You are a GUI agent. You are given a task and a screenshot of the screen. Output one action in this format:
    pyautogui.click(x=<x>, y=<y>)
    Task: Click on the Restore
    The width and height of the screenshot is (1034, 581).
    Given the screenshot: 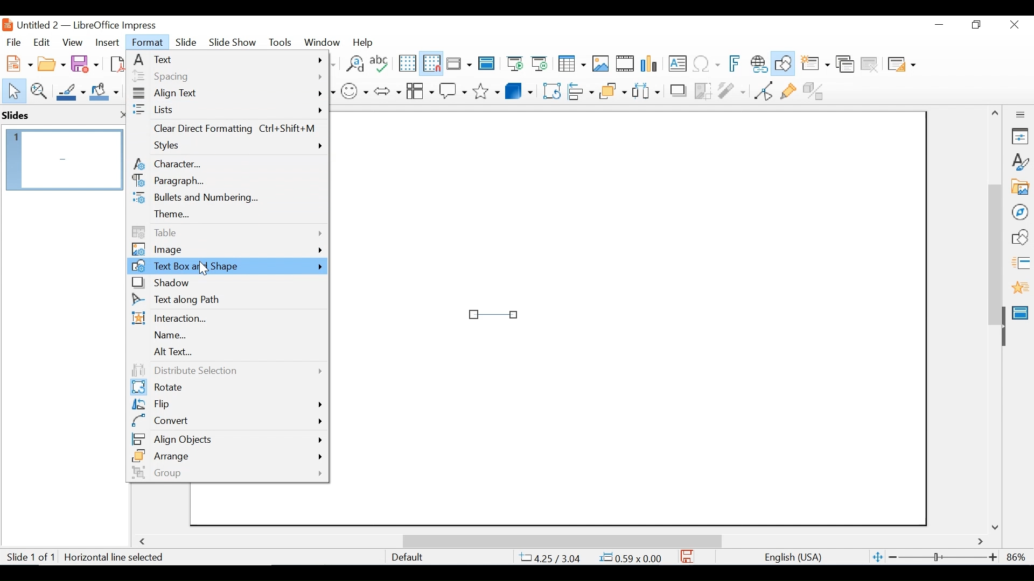 What is the action you would take?
    pyautogui.click(x=975, y=25)
    